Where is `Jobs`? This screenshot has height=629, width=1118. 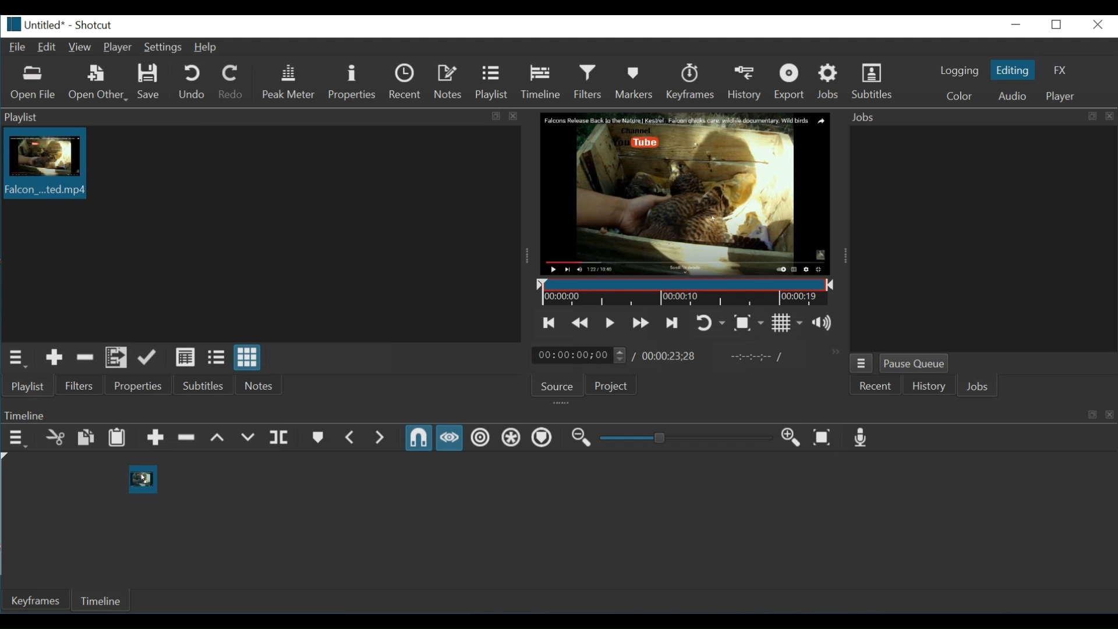
Jobs is located at coordinates (829, 82).